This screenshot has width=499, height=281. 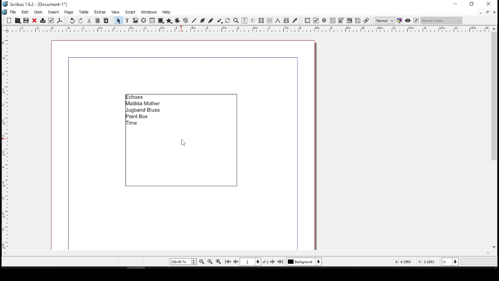 What do you see at coordinates (134, 123) in the screenshot?
I see `time` at bounding box center [134, 123].